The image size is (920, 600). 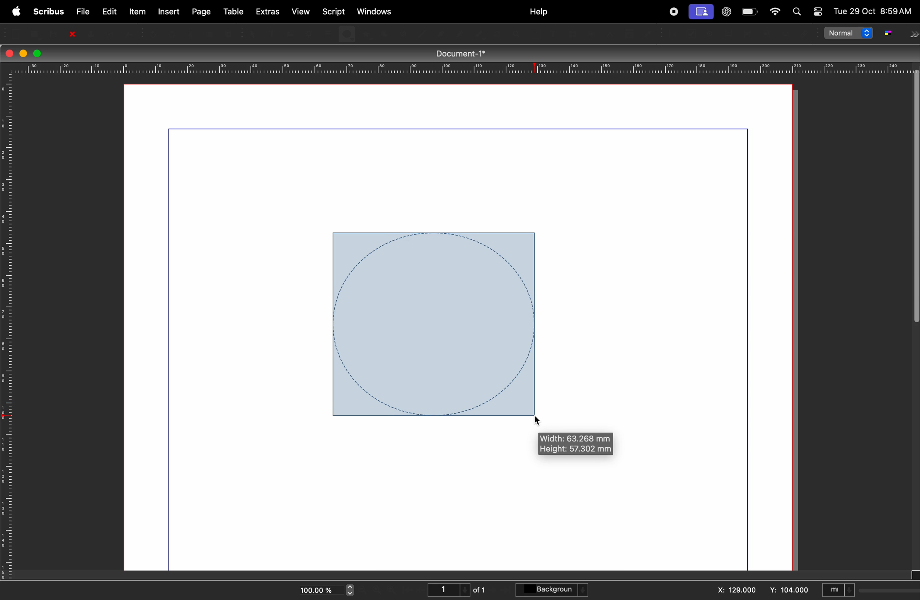 I want to click on 1, so click(x=446, y=589).